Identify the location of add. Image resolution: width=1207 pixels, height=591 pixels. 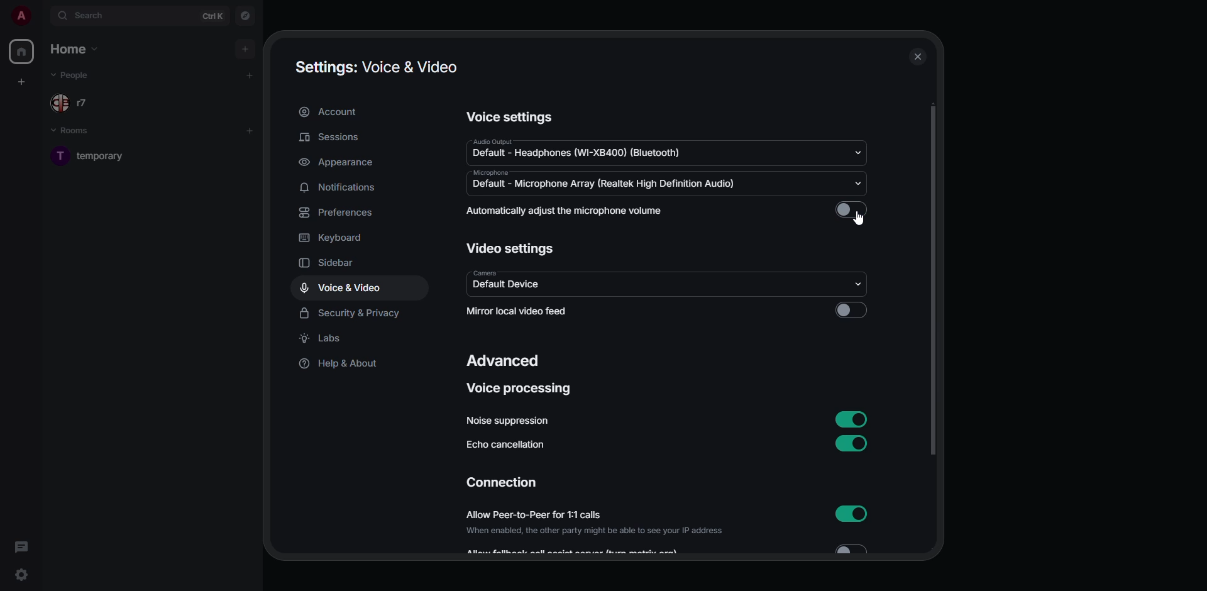
(253, 131).